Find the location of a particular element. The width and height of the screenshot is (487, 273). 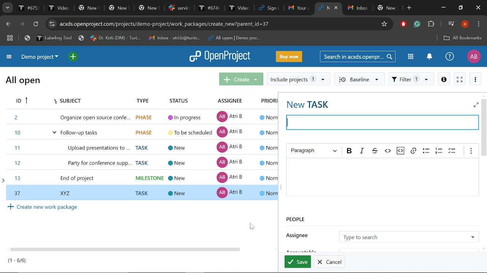

Bookmarks is located at coordinates (142, 38).